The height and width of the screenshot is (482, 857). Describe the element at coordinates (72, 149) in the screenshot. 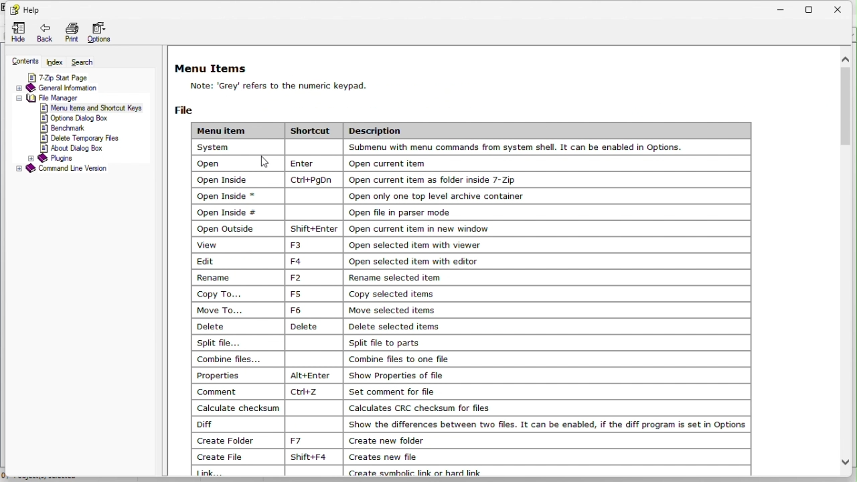

I see `about dialog box` at that location.